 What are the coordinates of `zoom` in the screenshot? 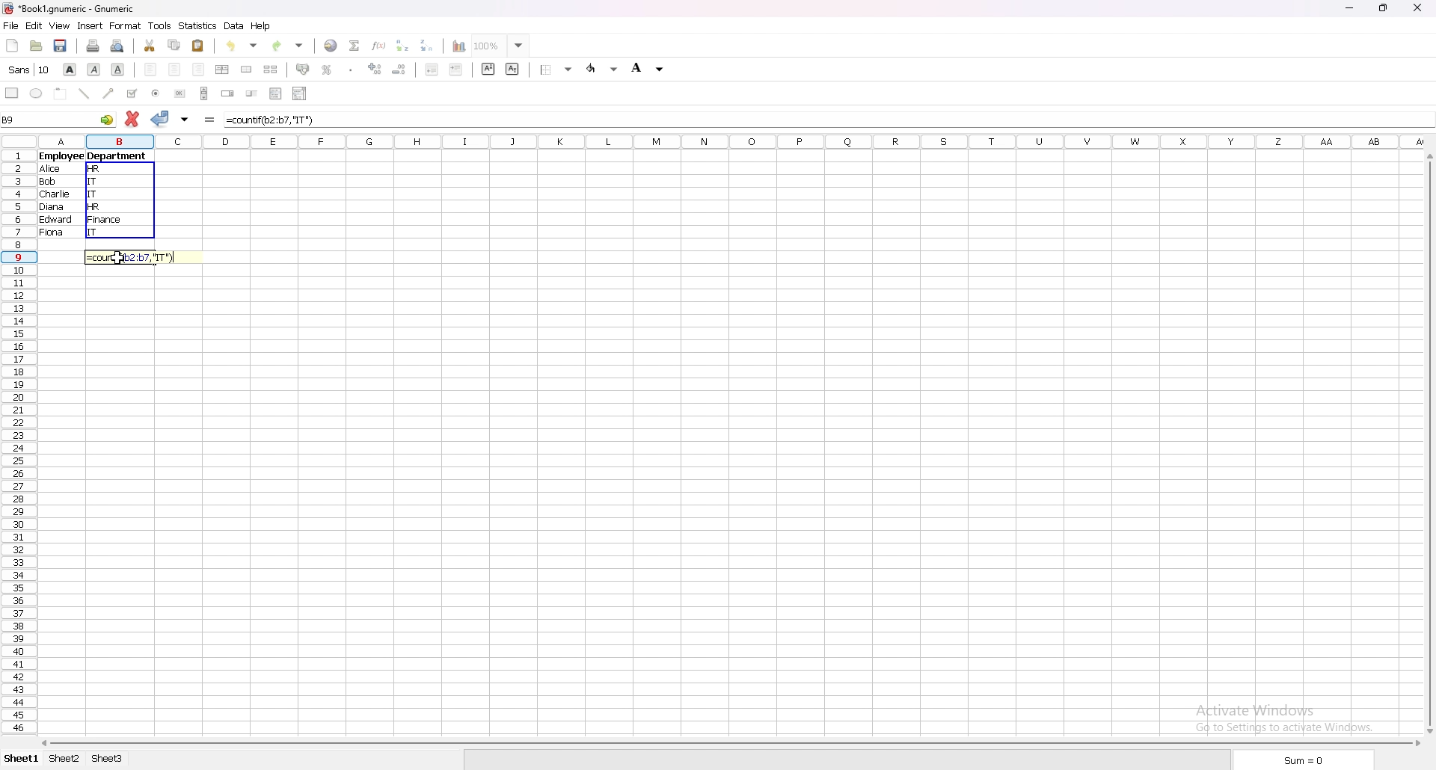 It's located at (501, 46).